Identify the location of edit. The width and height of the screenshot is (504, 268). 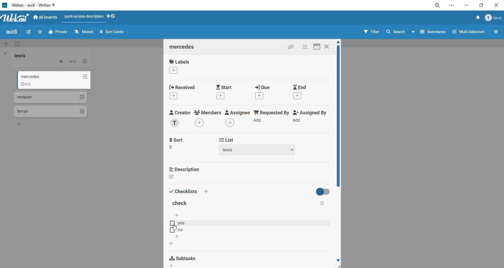
(175, 177).